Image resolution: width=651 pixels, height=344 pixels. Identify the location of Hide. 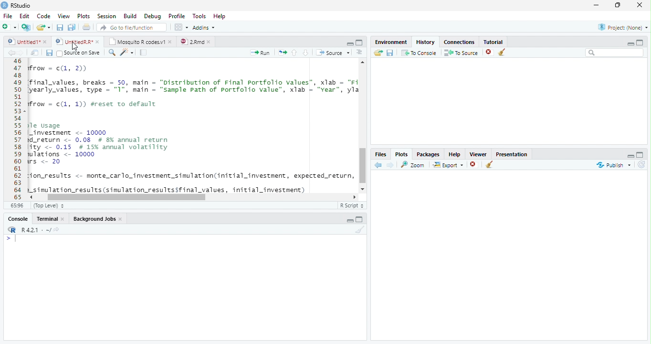
(630, 155).